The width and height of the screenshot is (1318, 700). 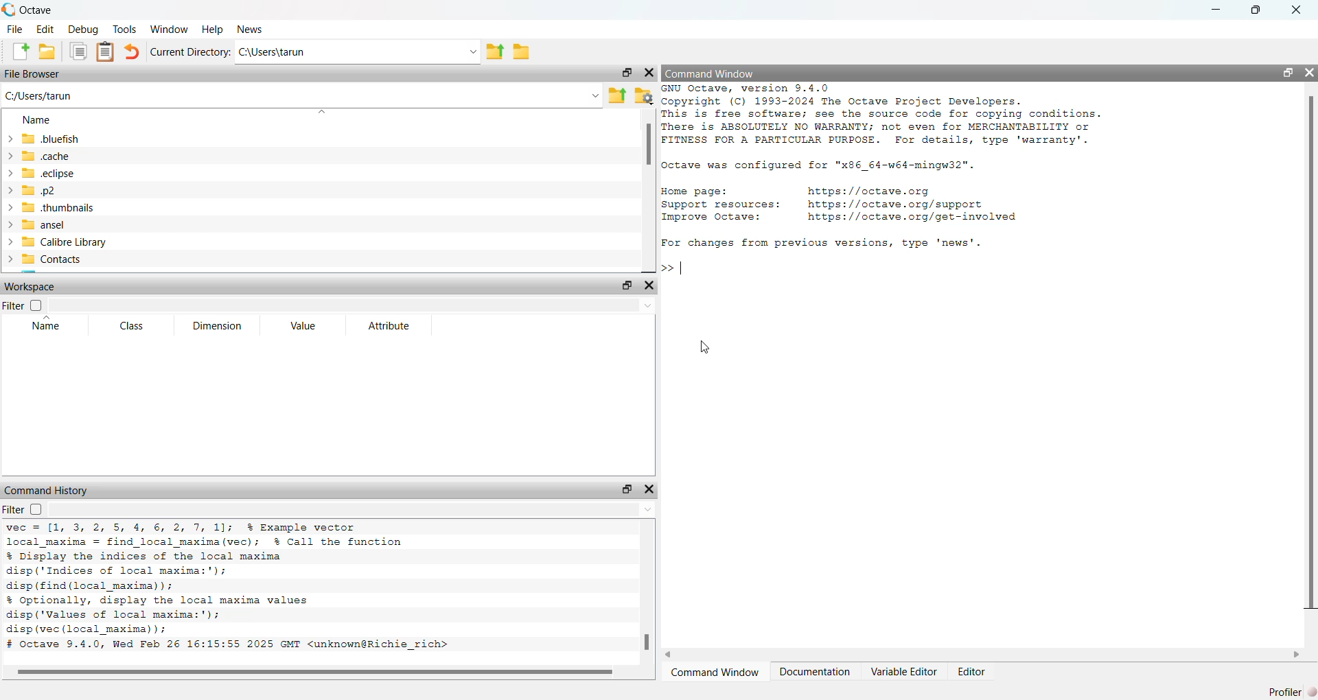 What do you see at coordinates (104, 52) in the screenshot?
I see `Paste` at bounding box center [104, 52].